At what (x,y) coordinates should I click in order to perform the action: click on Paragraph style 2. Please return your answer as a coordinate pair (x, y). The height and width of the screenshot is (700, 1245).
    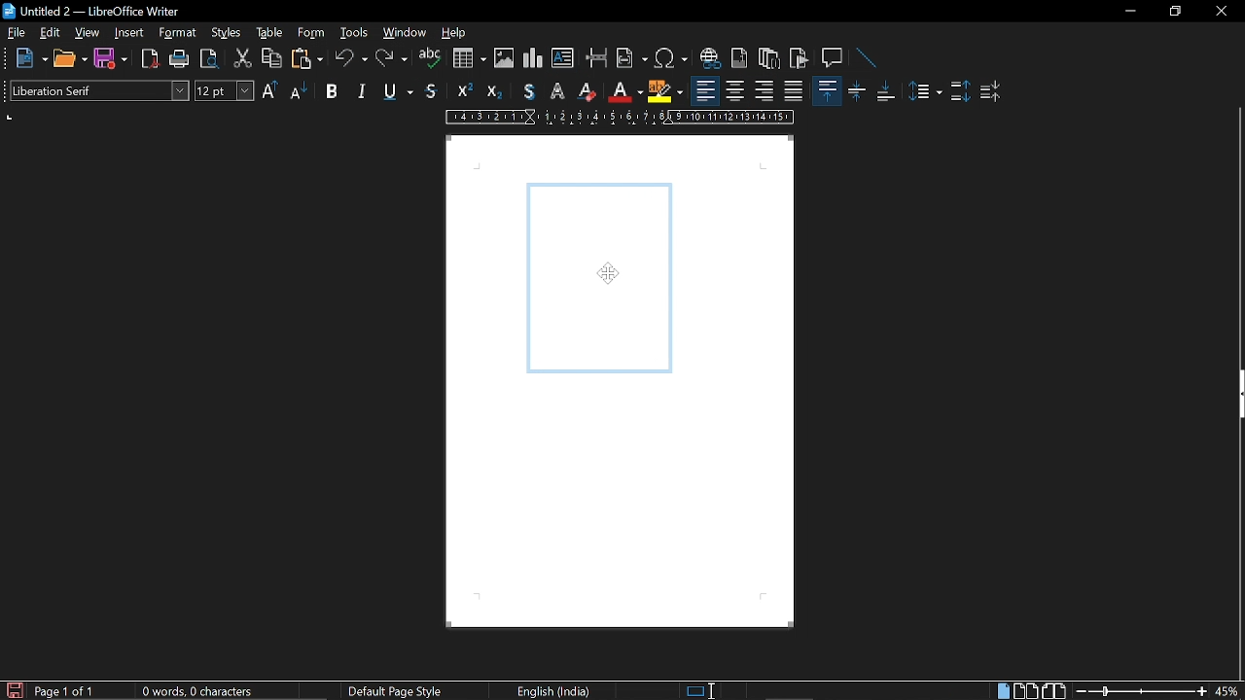
    Looking at the image, I should click on (992, 92).